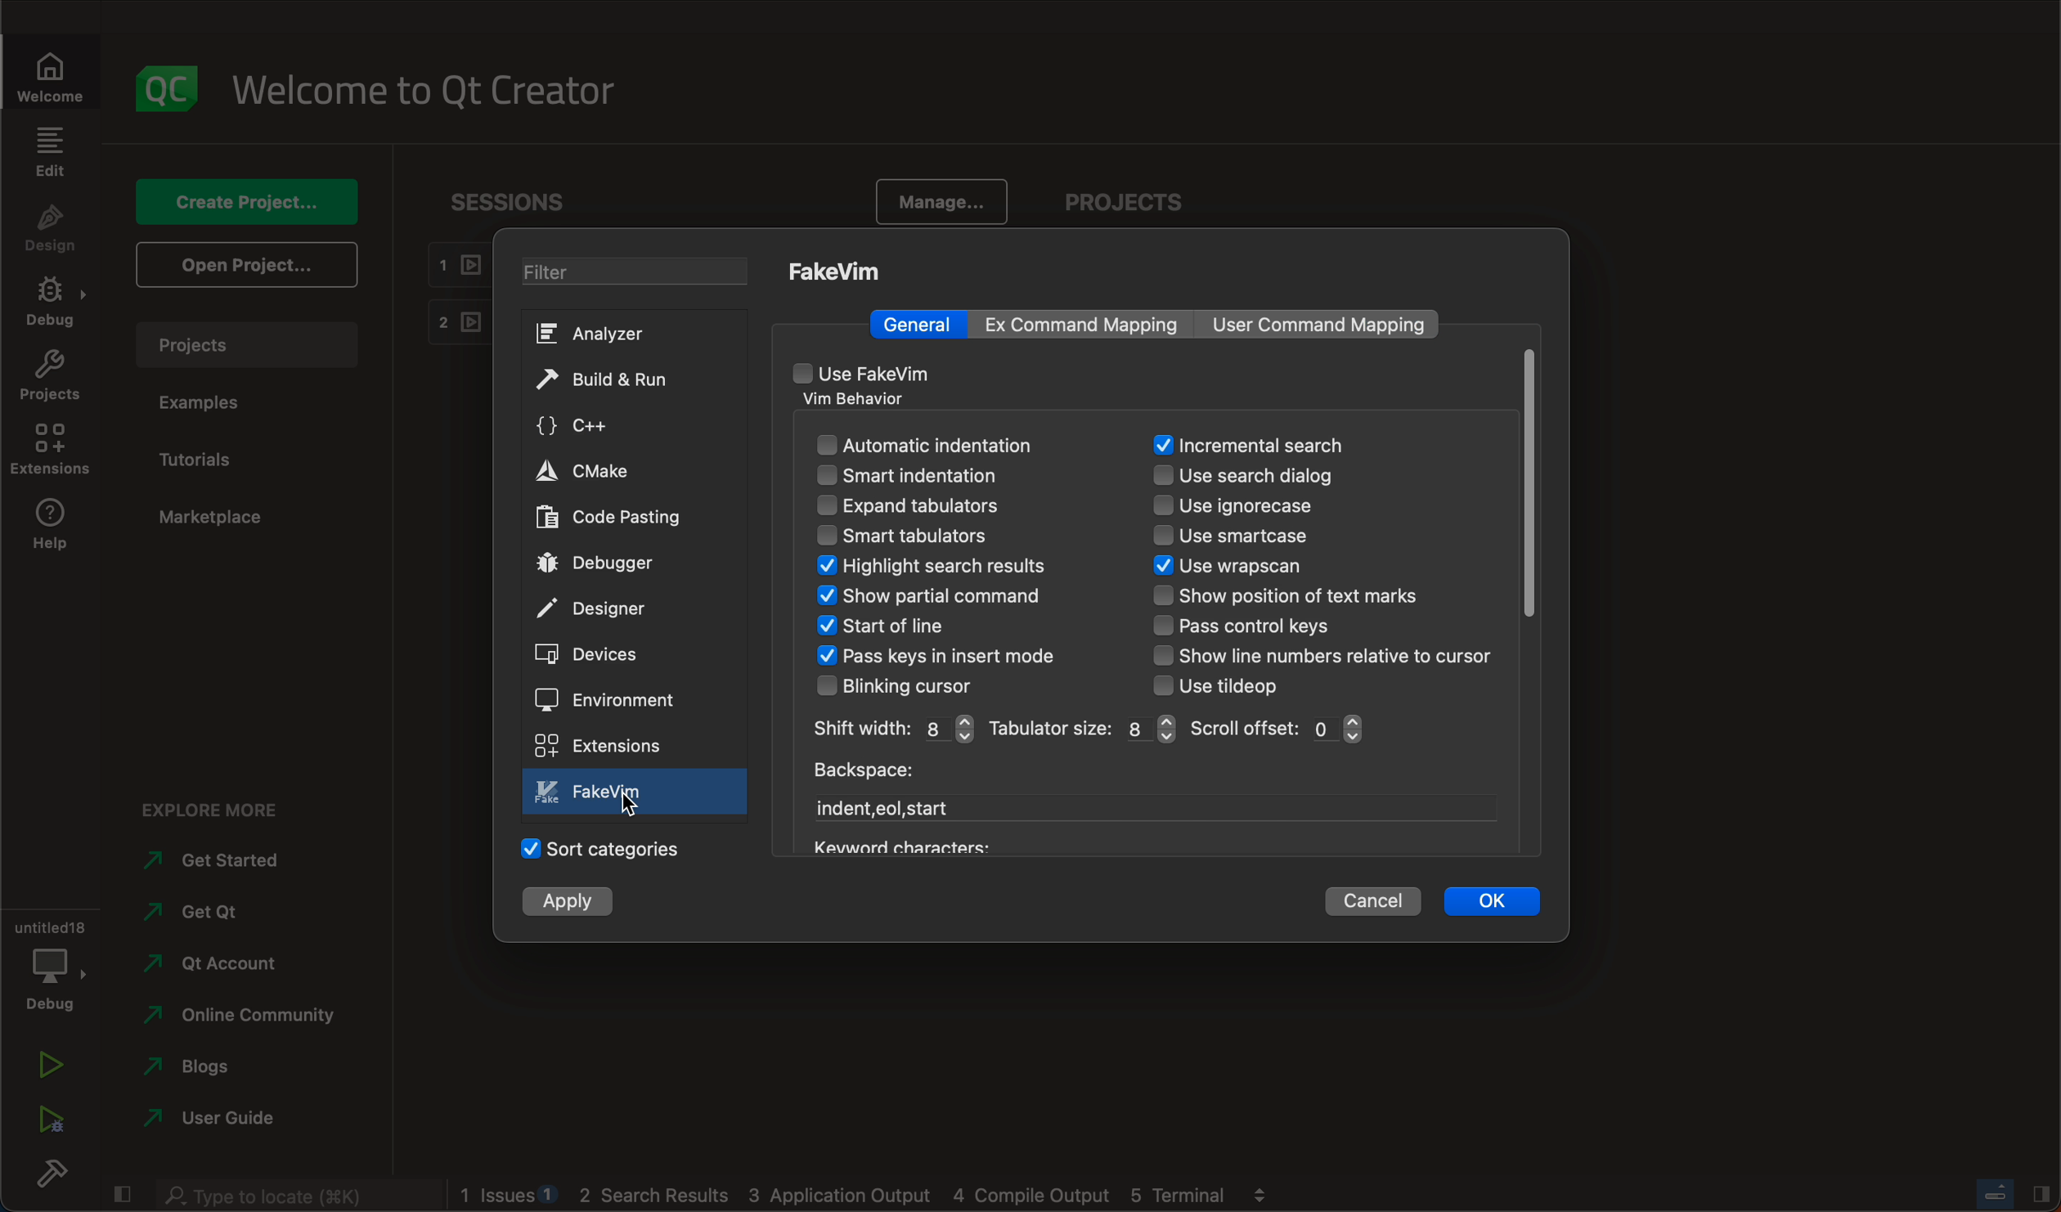 This screenshot has width=2061, height=1212. What do you see at coordinates (53, 299) in the screenshot?
I see `debug` at bounding box center [53, 299].